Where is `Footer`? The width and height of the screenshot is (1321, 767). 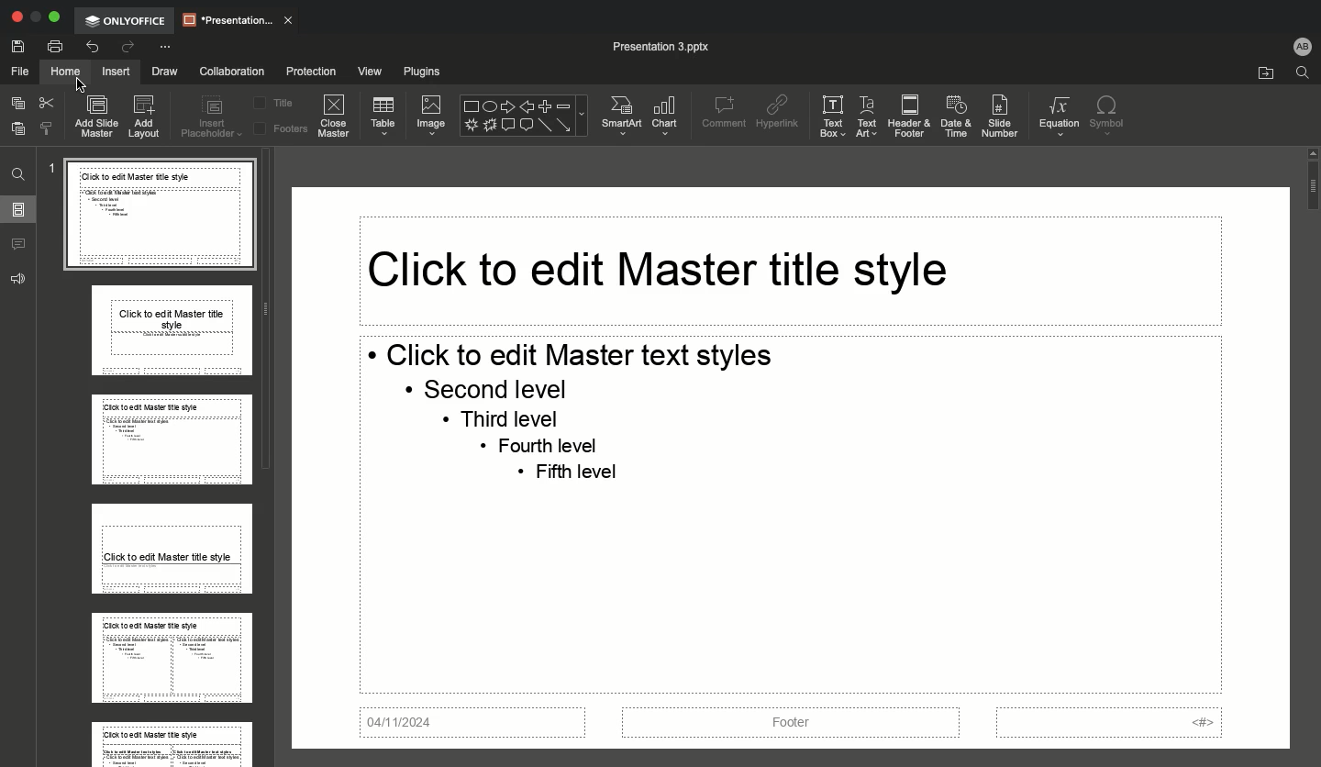
Footer is located at coordinates (789, 724).